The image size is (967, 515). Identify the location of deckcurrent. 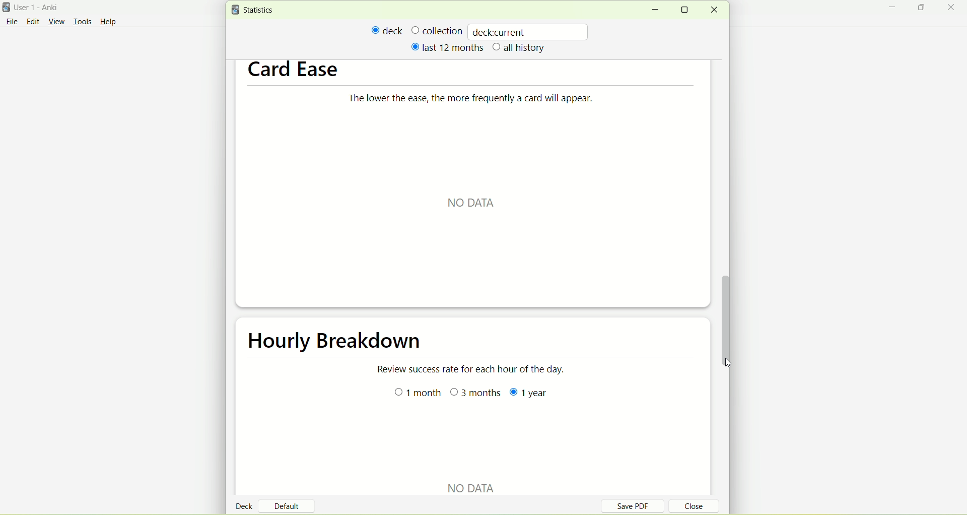
(529, 31).